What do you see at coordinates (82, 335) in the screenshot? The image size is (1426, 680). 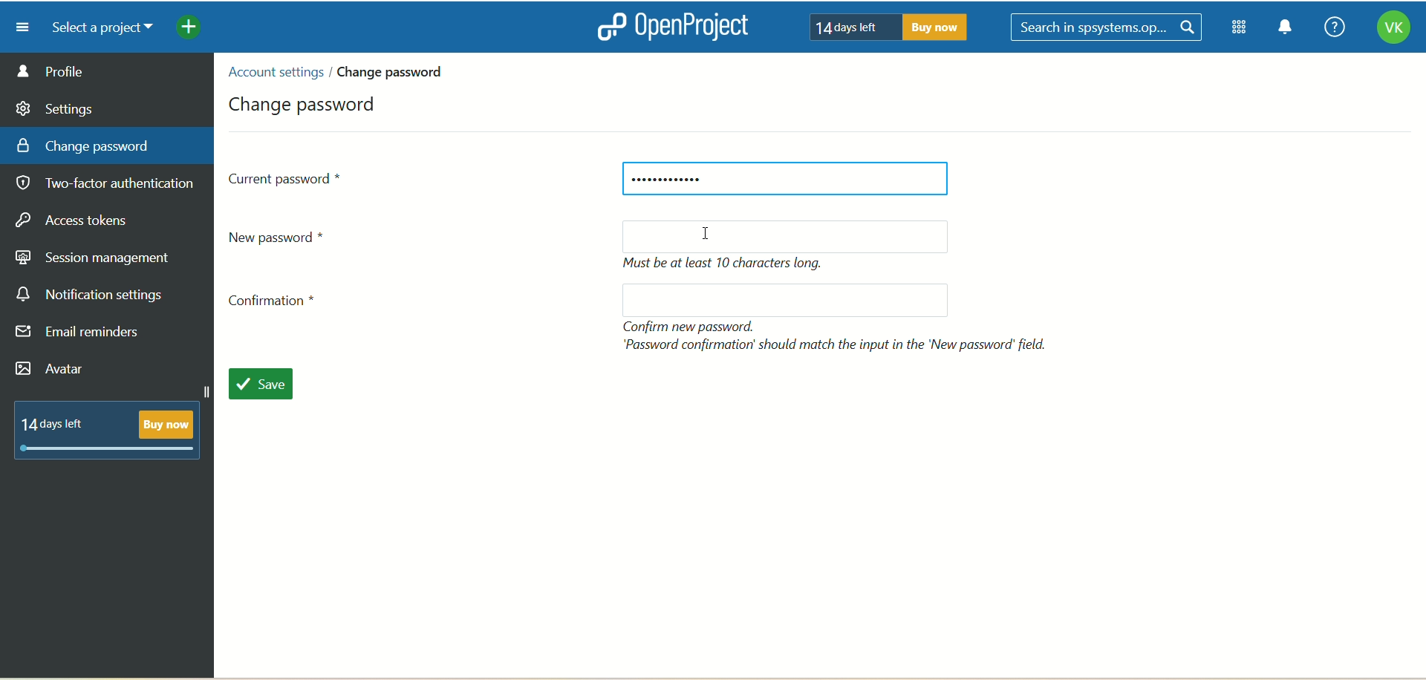 I see `email reminders` at bounding box center [82, 335].